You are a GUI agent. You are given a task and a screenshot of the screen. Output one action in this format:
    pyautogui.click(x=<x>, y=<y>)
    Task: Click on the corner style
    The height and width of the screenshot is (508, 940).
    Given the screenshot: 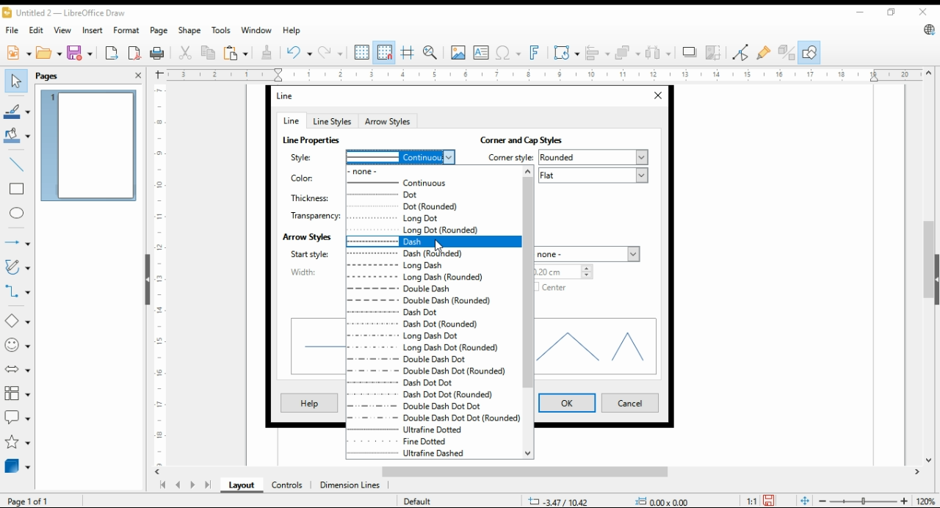 What is the action you would take?
    pyautogui.click(x=507, y=156)
    